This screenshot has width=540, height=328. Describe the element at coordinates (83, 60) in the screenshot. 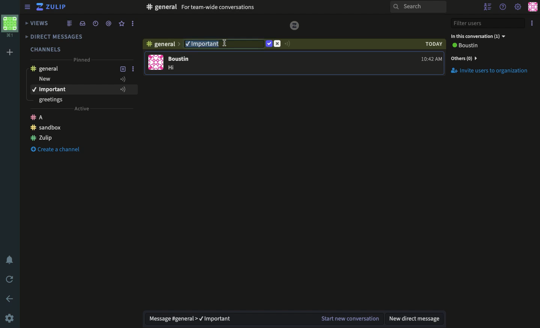

I see `Pinned` at that location.